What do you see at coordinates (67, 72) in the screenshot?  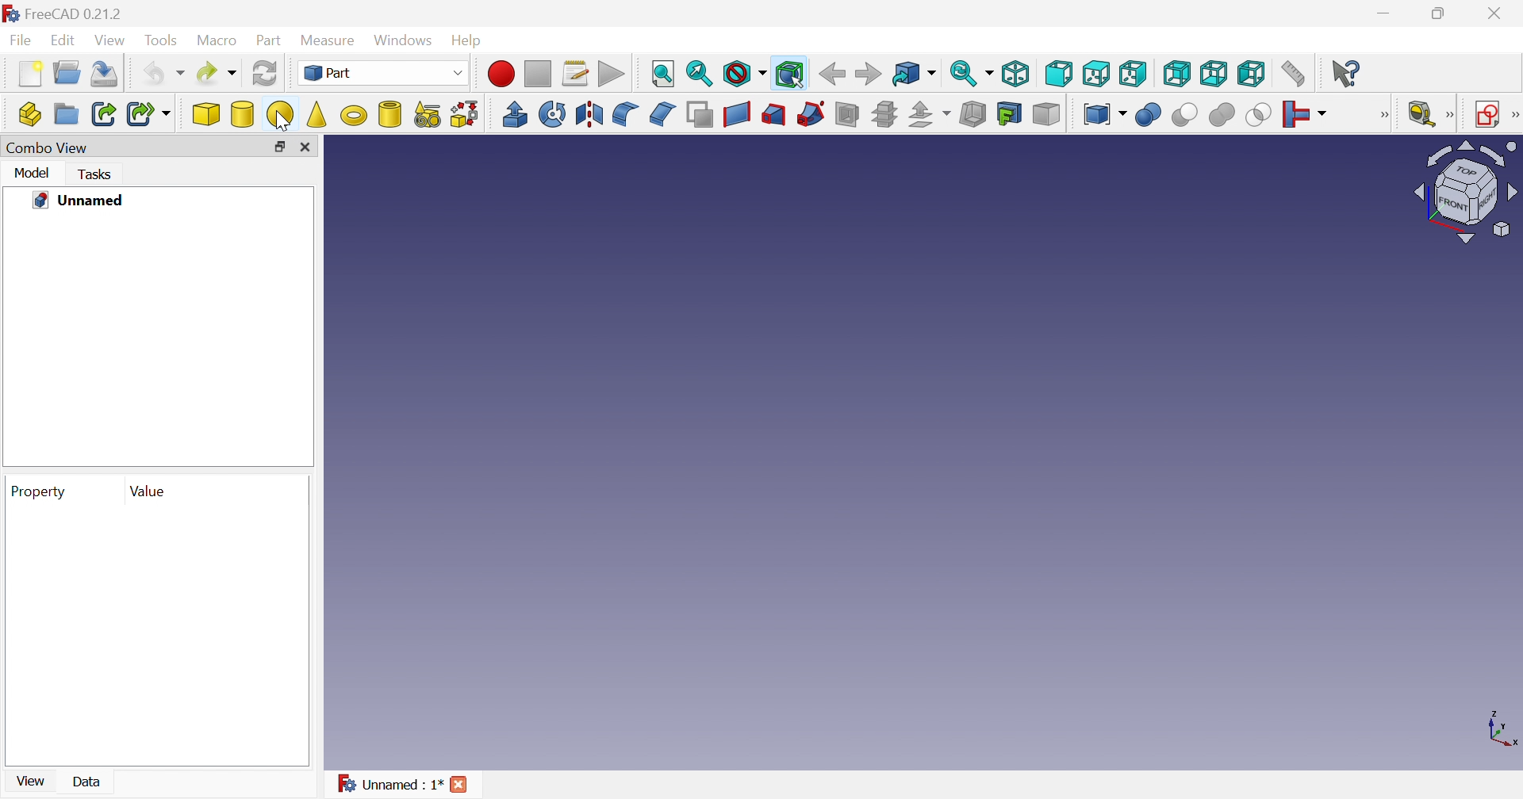 I see `Open` at bounding box center [67, 72].